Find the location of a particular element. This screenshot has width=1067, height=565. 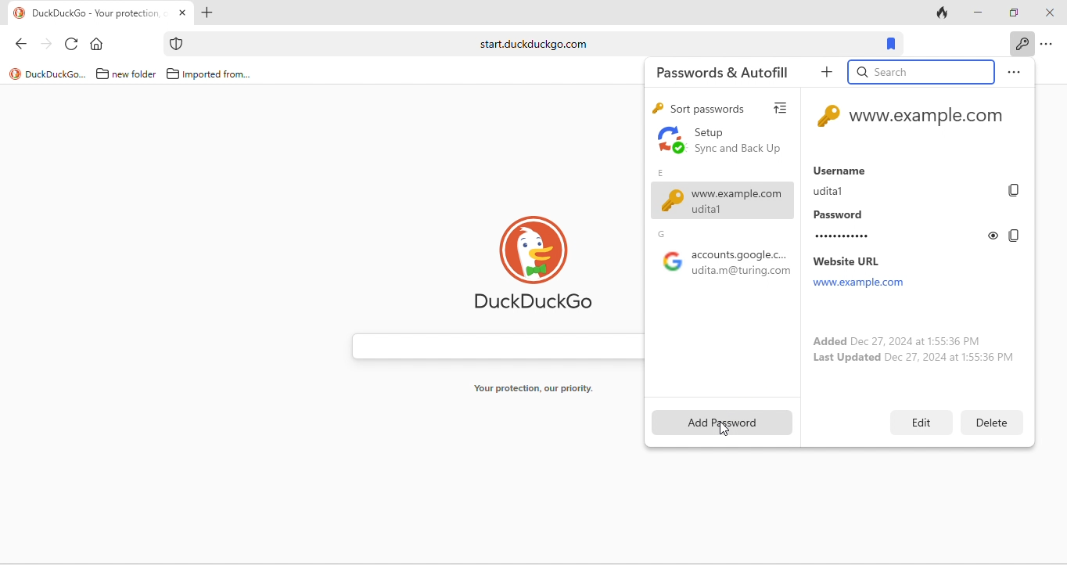

your protection, our priority. is located at coordinates (534, 389).